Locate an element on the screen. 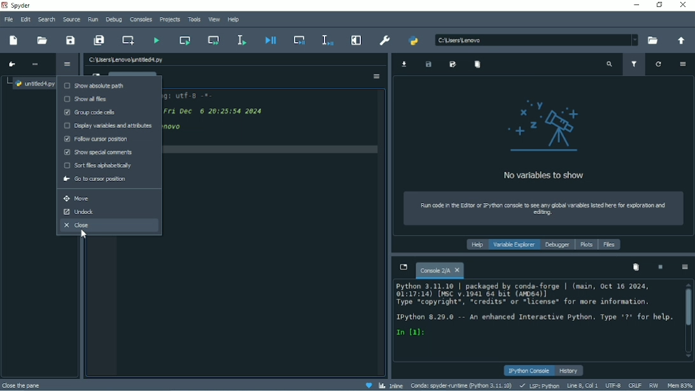 Image resolution: width=695 pixels, height=391 pixels. Help is located at coordinates (475, 245).